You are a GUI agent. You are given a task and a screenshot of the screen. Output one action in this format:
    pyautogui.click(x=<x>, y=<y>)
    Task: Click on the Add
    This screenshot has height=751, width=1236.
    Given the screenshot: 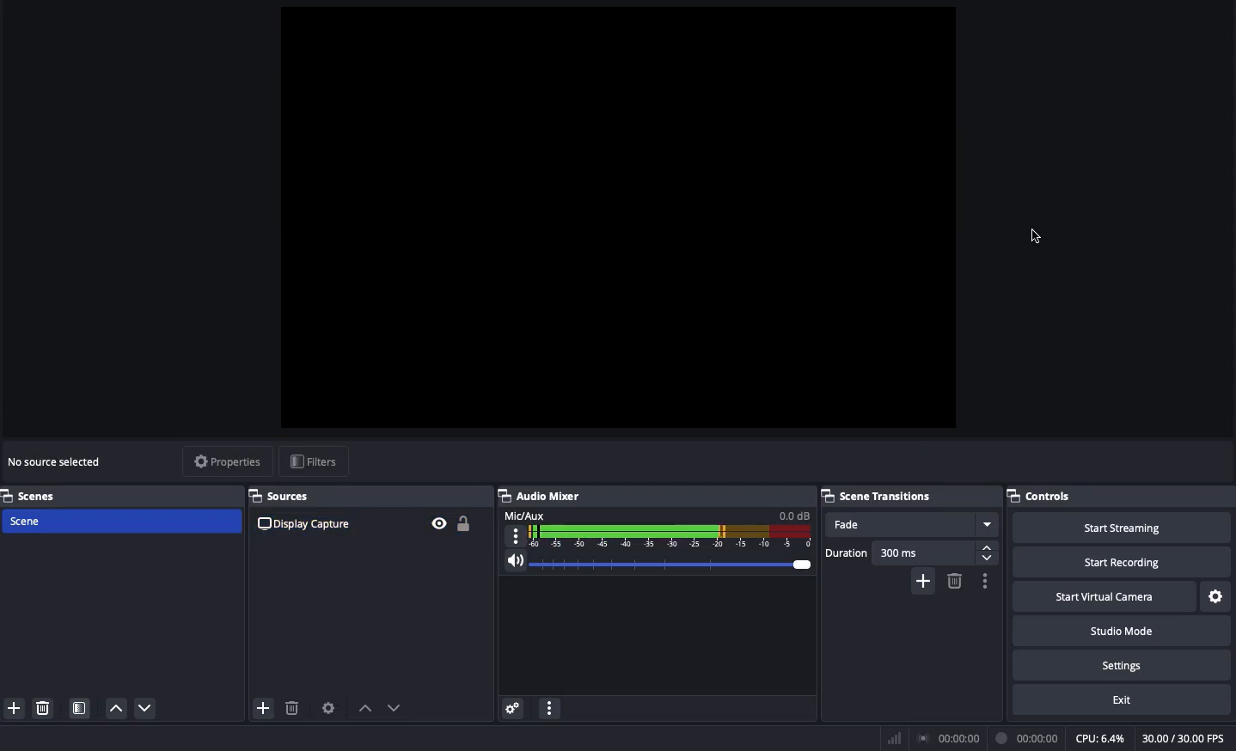 What is the action you would take?
    pyautogui.click(x=13, y=709)
    